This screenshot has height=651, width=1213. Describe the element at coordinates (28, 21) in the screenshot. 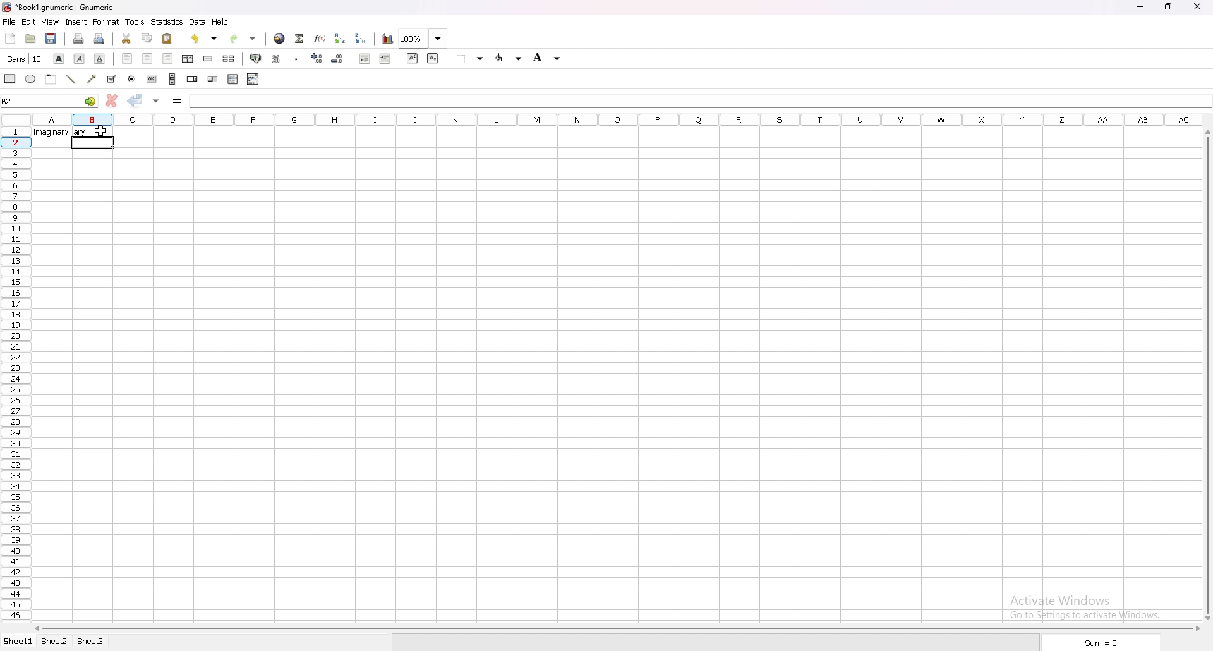

I see `edit` at that location.